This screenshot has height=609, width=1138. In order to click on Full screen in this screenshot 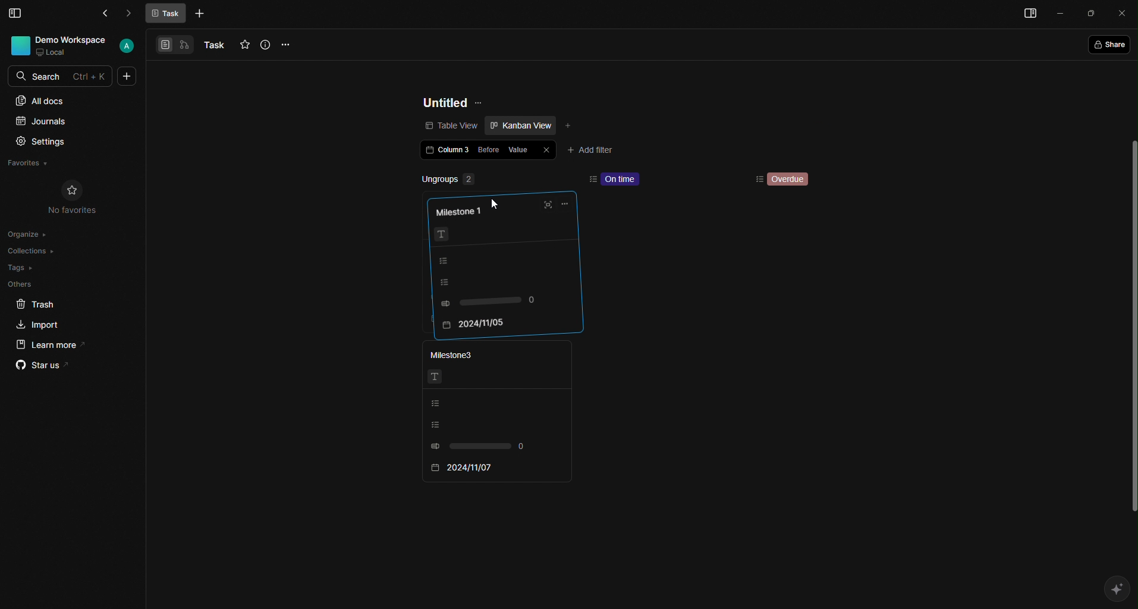, I will do `click(543, 205)`.